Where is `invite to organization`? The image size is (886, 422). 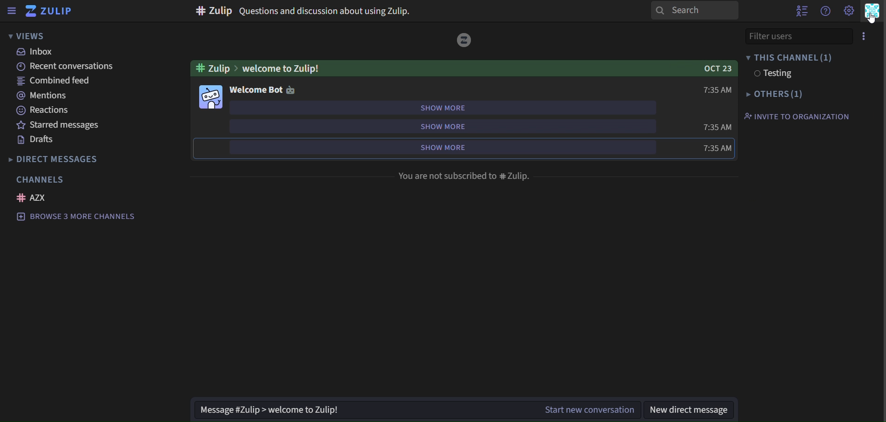
invite to organization is located at coordinates (796, 116).